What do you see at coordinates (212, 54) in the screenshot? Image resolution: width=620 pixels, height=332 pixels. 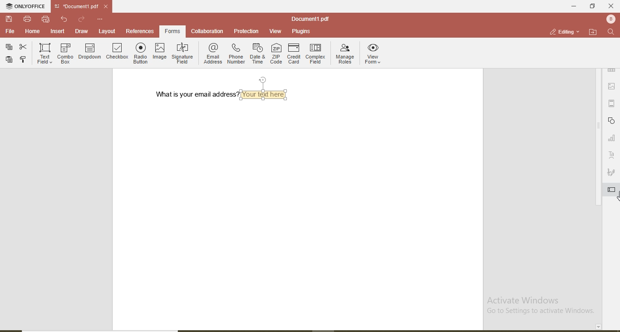 I see `email address` at bounding box center [212, 54].